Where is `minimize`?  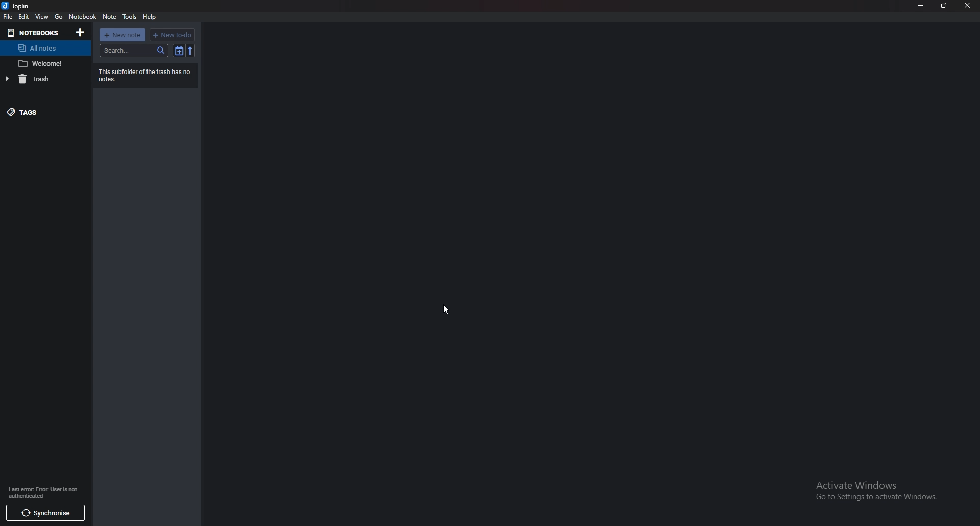
minimize is located at coordinates (922, 5).